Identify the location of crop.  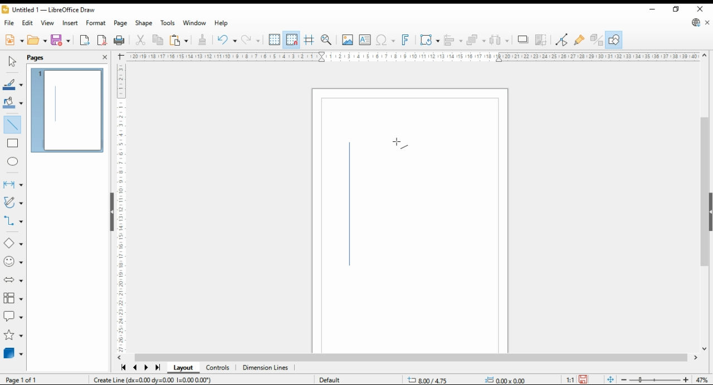
(541, 40).